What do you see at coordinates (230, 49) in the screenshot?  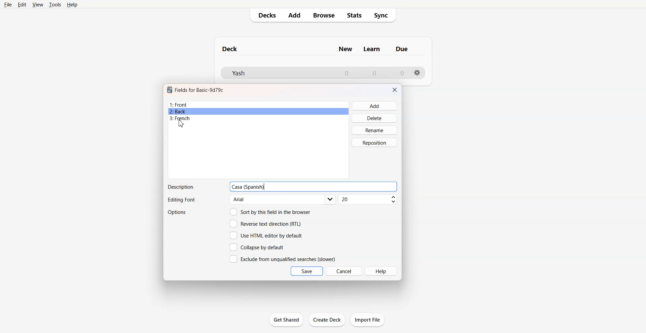 I see `Text 1` at bounding box center [230, 49].